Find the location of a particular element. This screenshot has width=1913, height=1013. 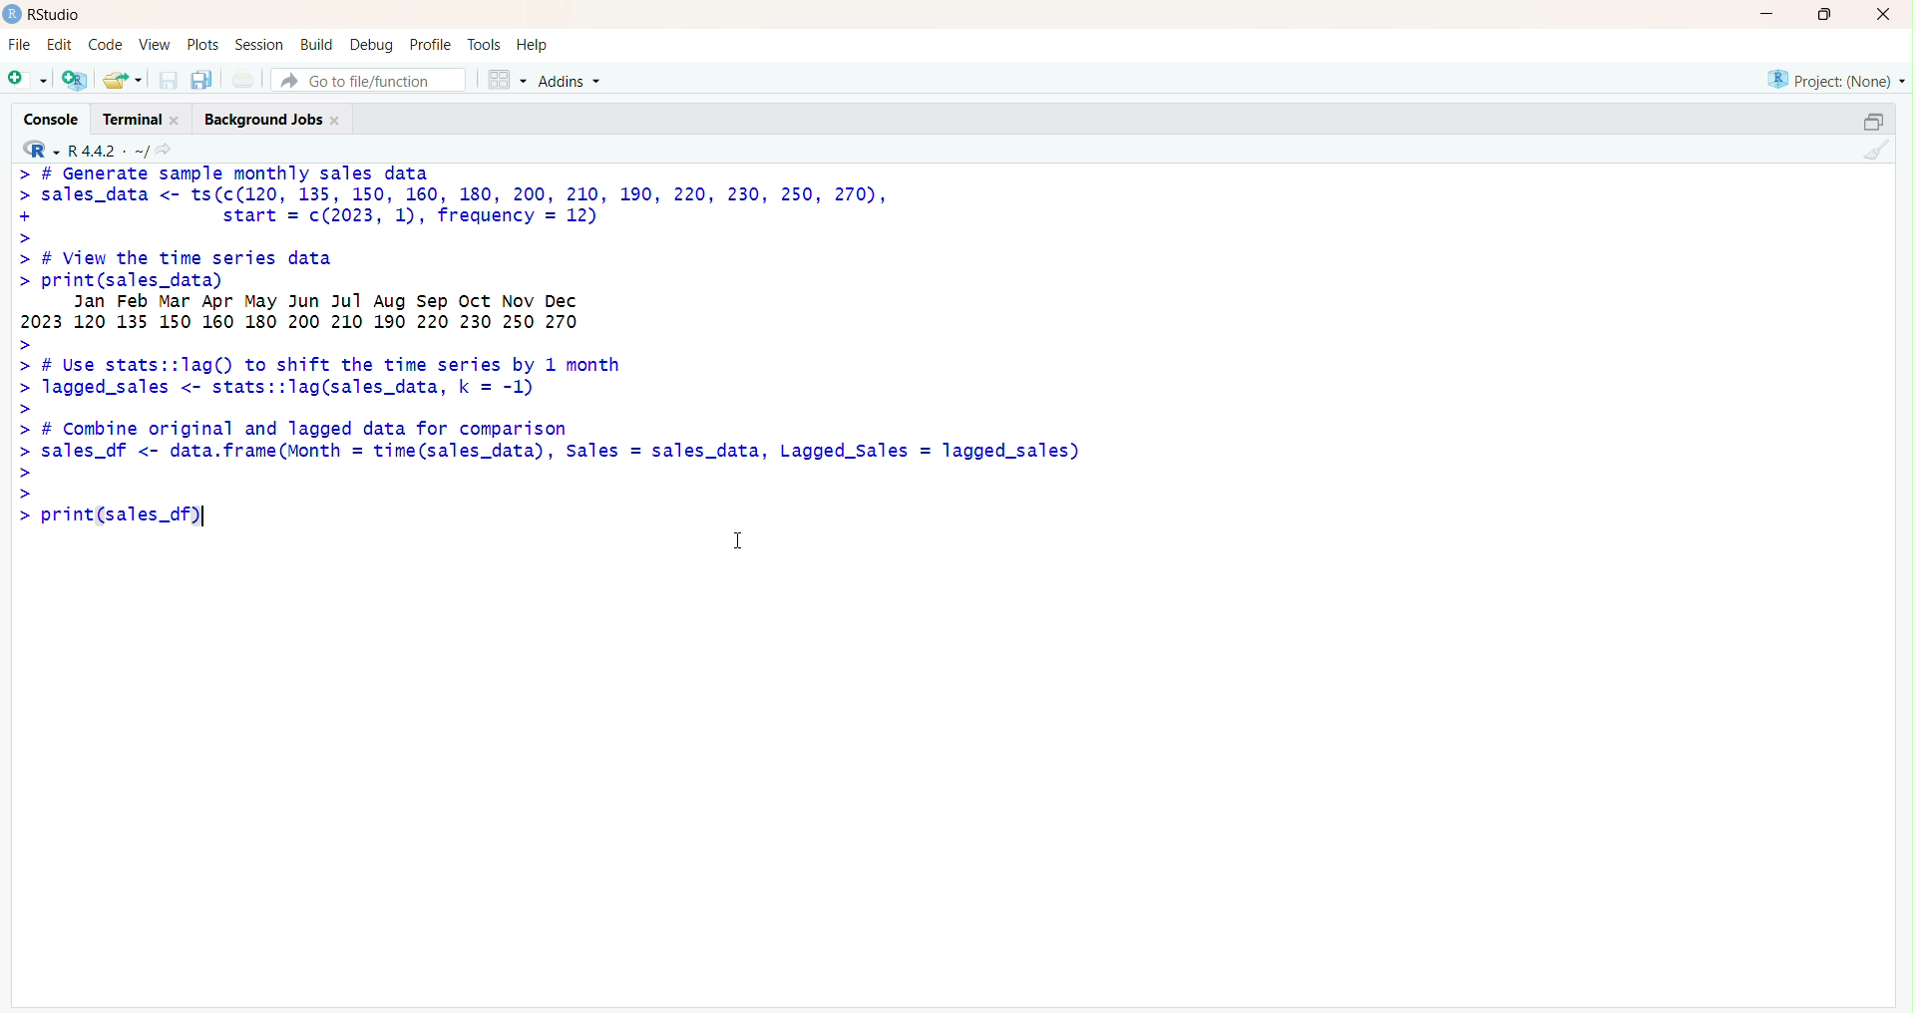

text cursor is located at coordinates (206, 516).